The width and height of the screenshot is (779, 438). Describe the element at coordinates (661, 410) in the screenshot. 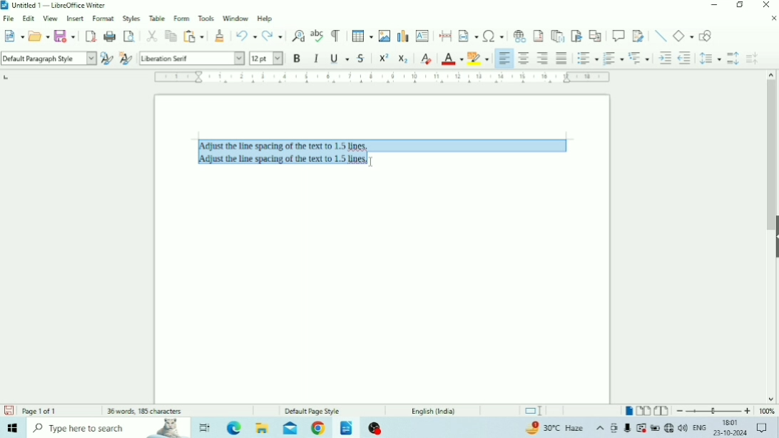

I see `Book view` at that location.